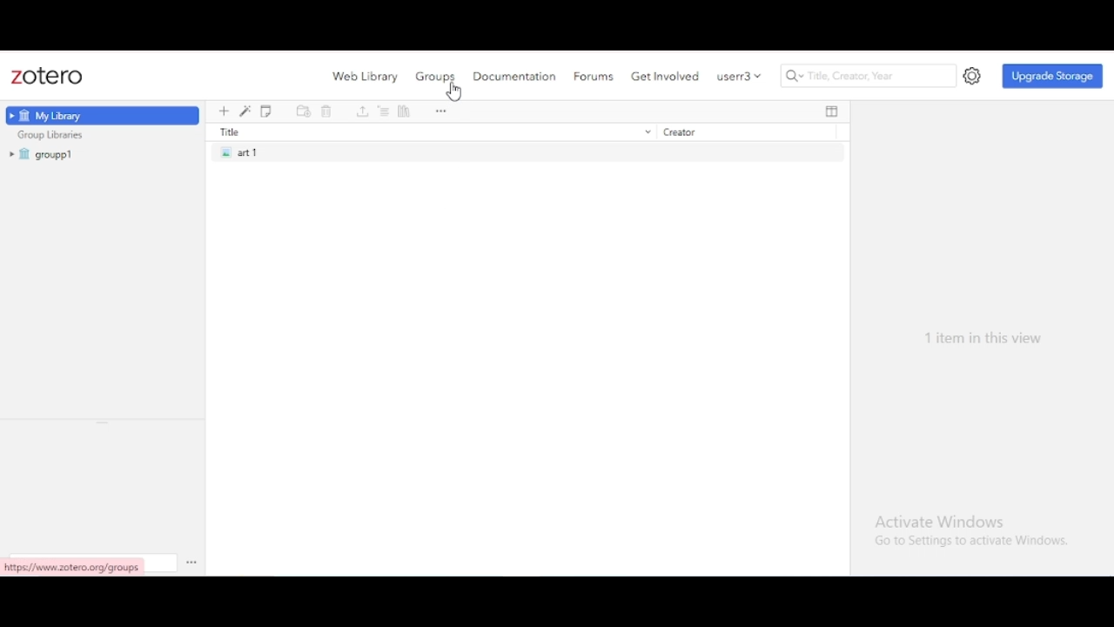  I want to click on more, so click(441, 112).